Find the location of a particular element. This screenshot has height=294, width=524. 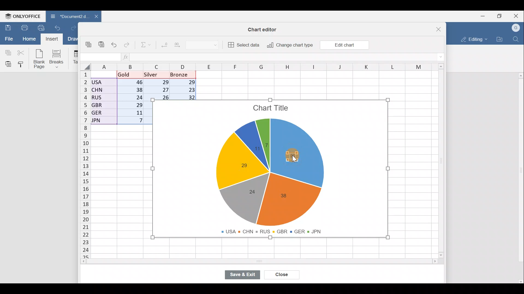

Change chart type is located at coordinates (288, 45).